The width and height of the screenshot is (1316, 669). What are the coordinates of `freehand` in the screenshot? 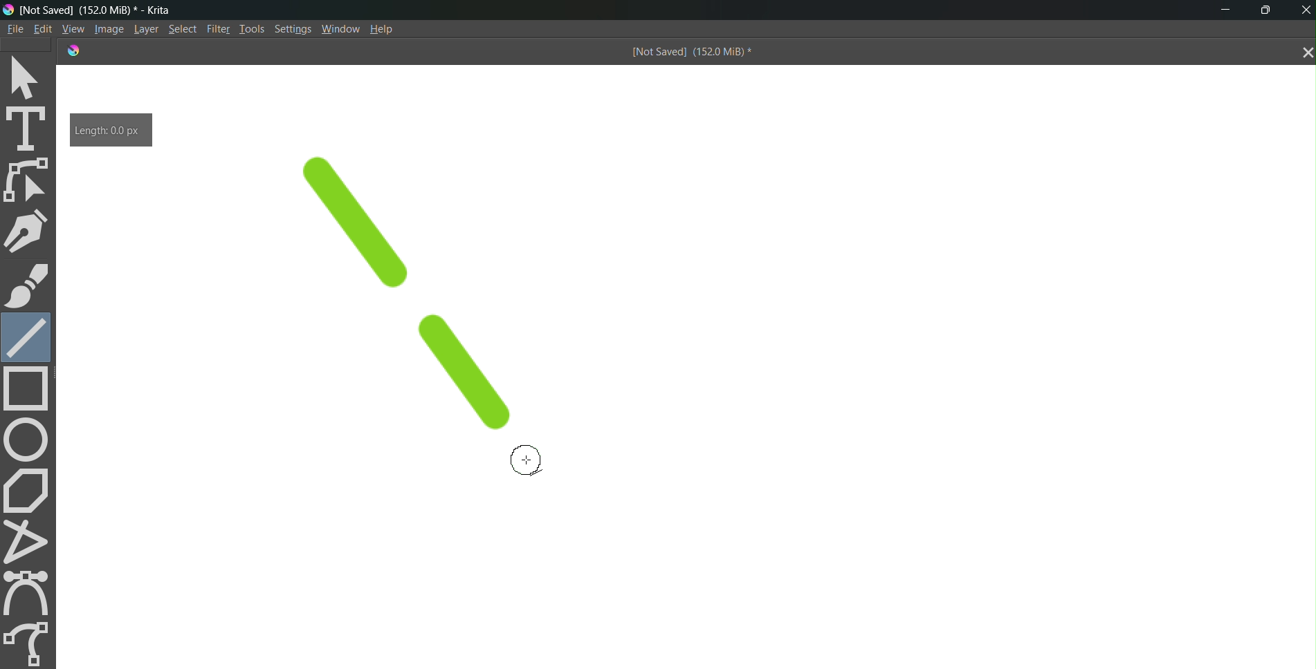 It's located at (29, 641).